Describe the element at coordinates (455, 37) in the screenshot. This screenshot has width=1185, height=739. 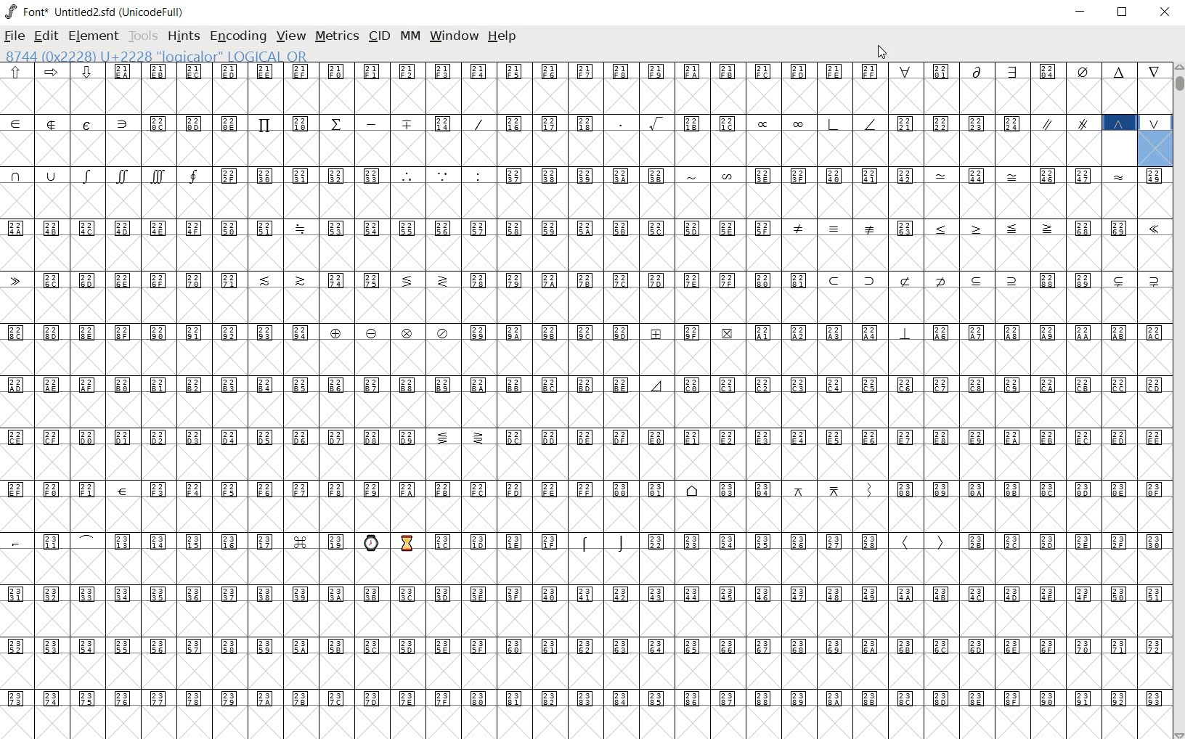
I see `window` at that location.